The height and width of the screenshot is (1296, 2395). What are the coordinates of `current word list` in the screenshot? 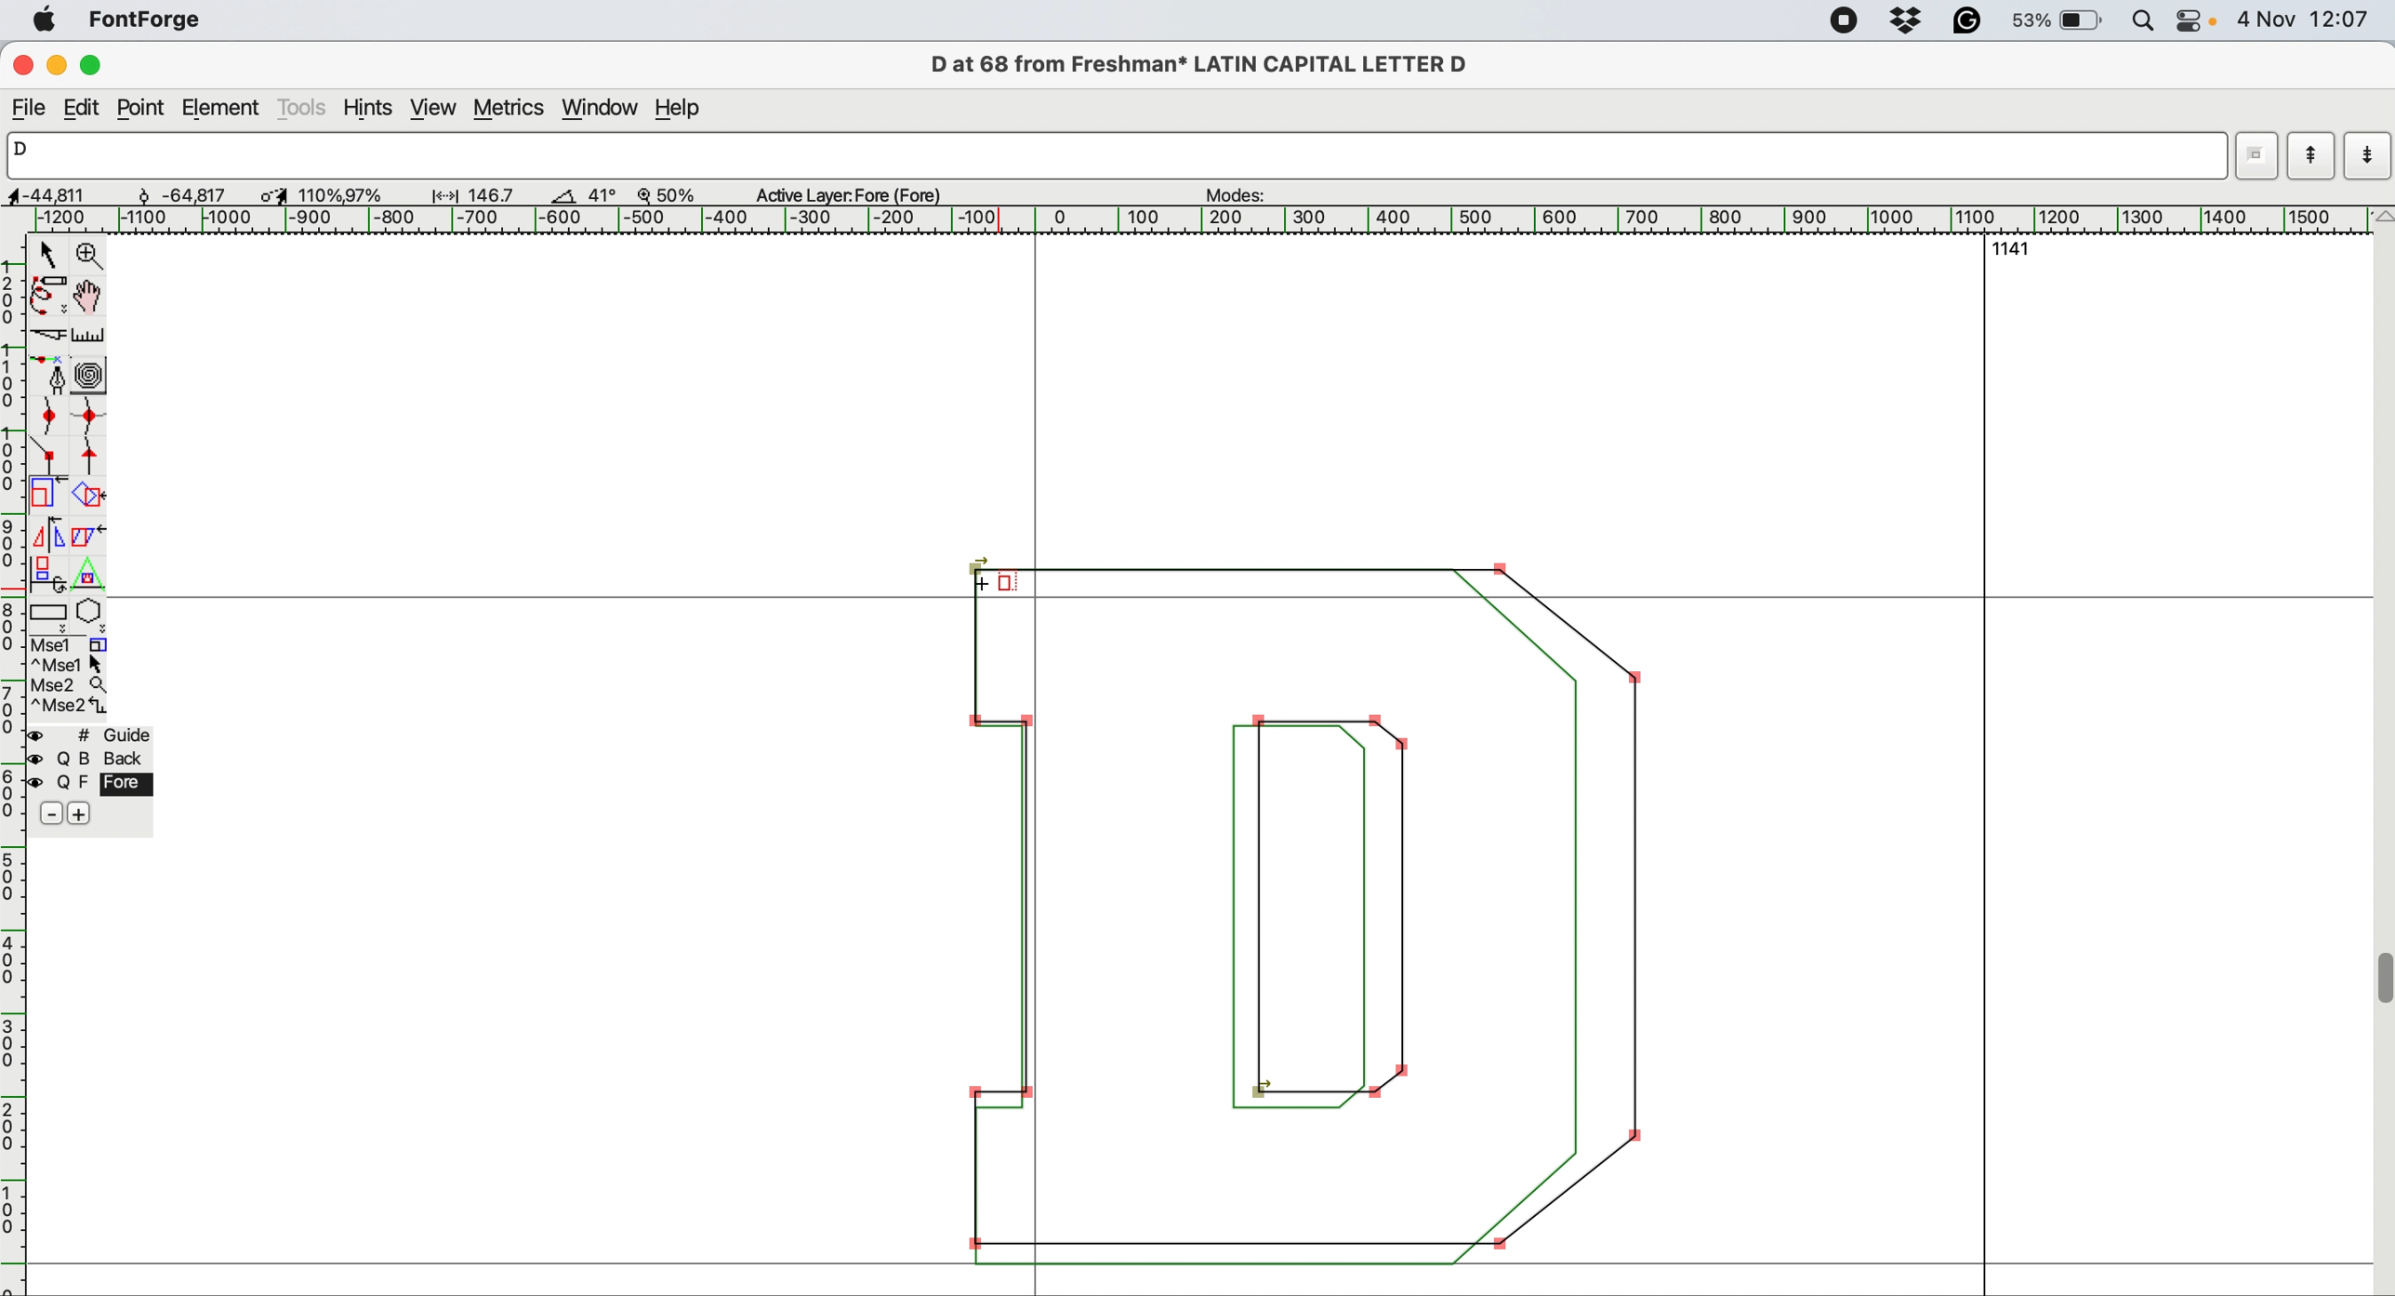 It's located at (2252, 161).